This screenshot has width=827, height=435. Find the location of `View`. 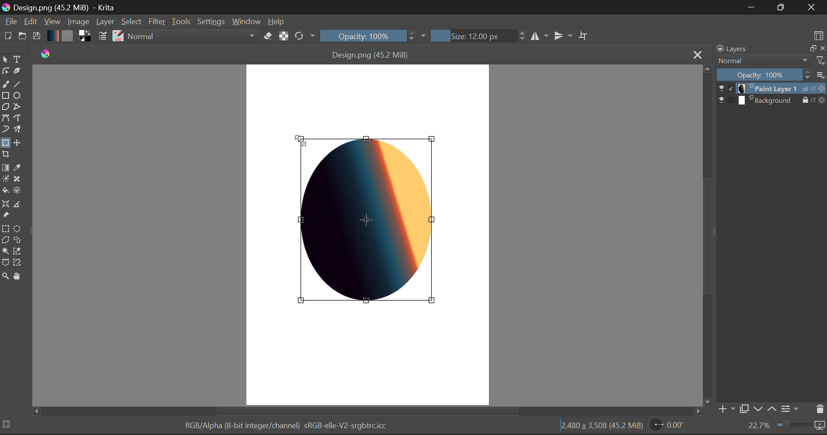

View is located at coordinates (52, 21).